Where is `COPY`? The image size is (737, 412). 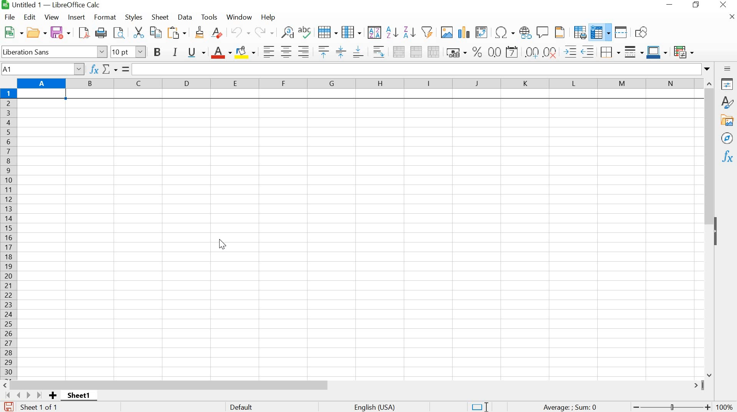
COPY is located at coordinates (156, 33).